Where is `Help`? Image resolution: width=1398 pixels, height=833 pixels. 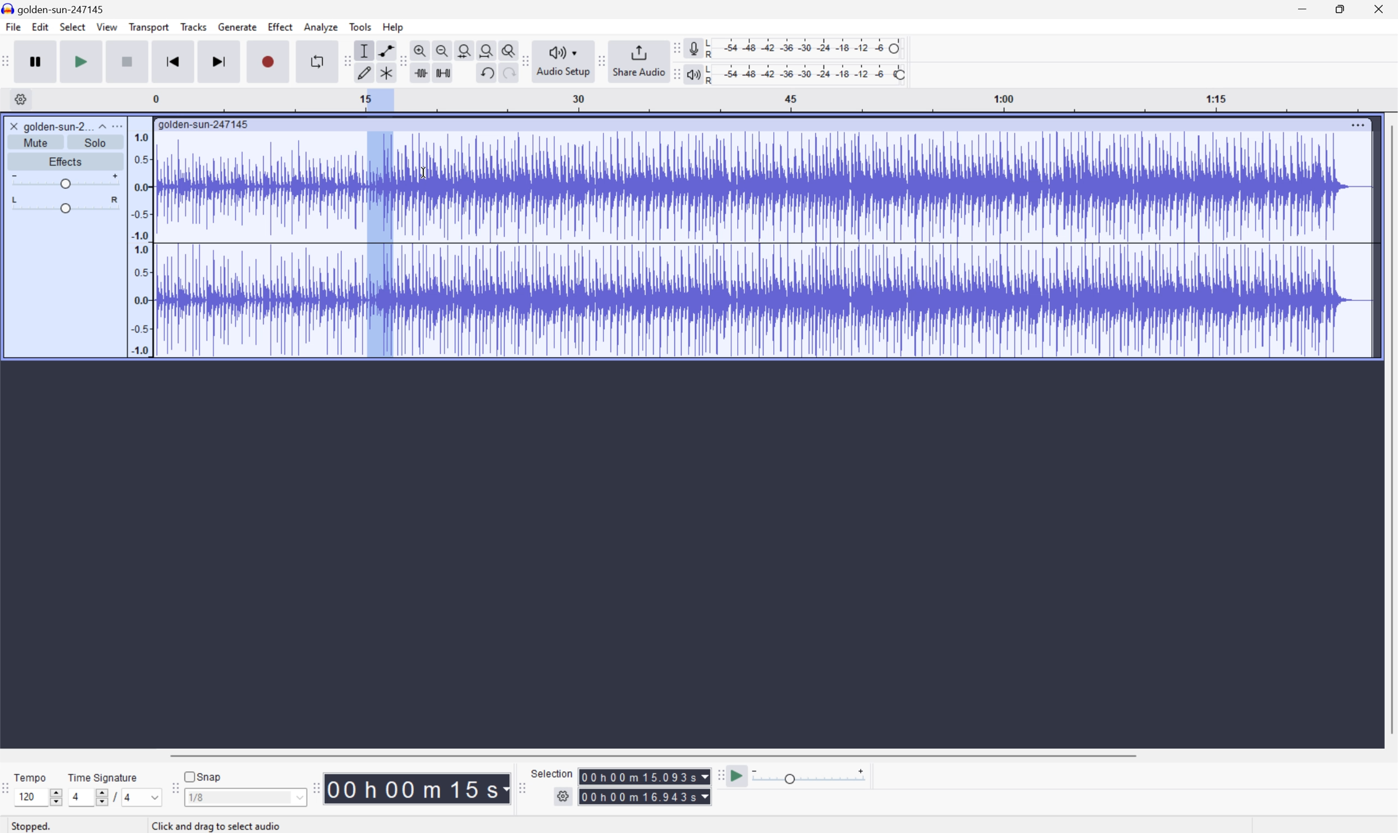 Help is located at coordinates (394, 26).